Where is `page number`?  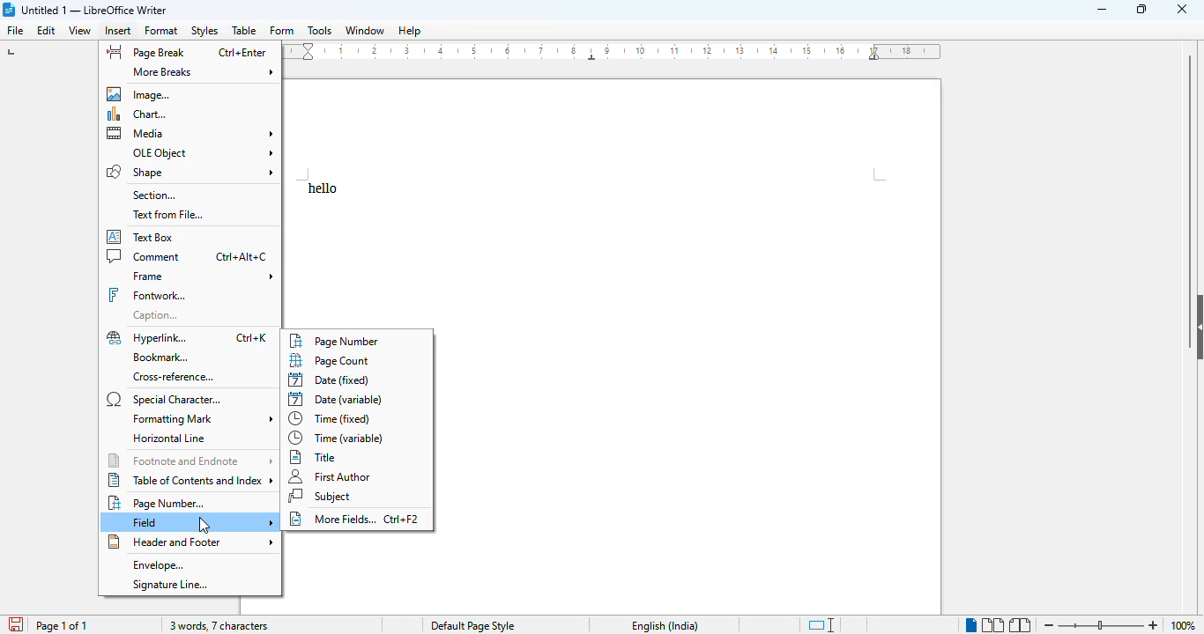 page number is located at coordinates (338, 340).